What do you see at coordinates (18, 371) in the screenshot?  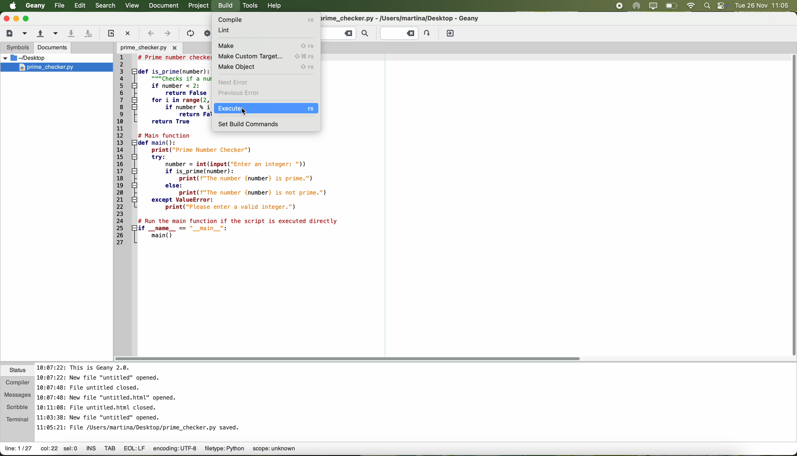 I see `status` at bounding box center [18, 371].